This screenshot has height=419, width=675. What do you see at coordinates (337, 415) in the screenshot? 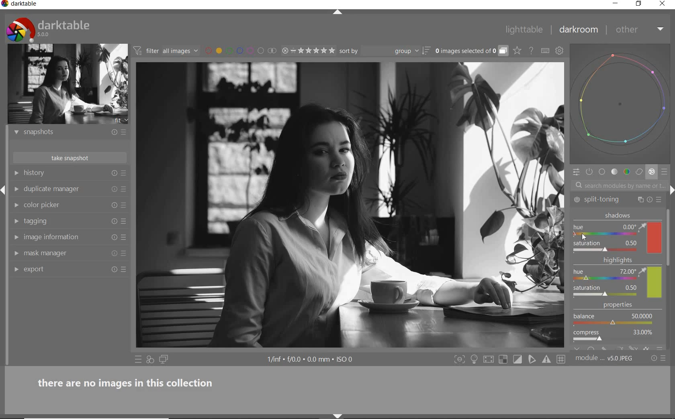
I see `shift+ctrl+b` at bounding box center [337, 415].